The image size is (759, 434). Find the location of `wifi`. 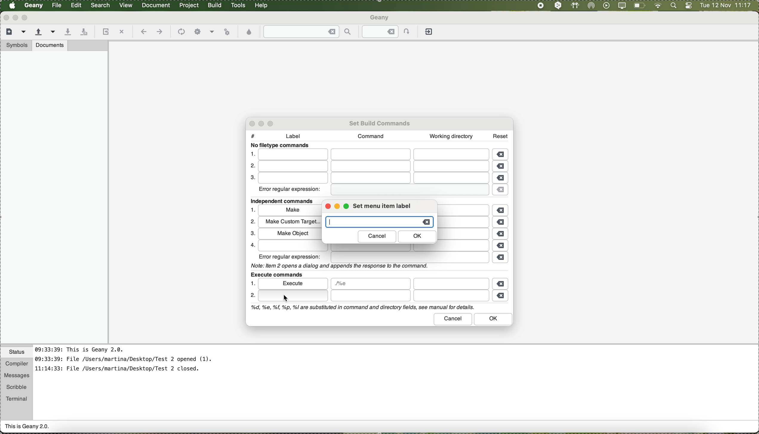

wifi is located at coordinates (658, 6).